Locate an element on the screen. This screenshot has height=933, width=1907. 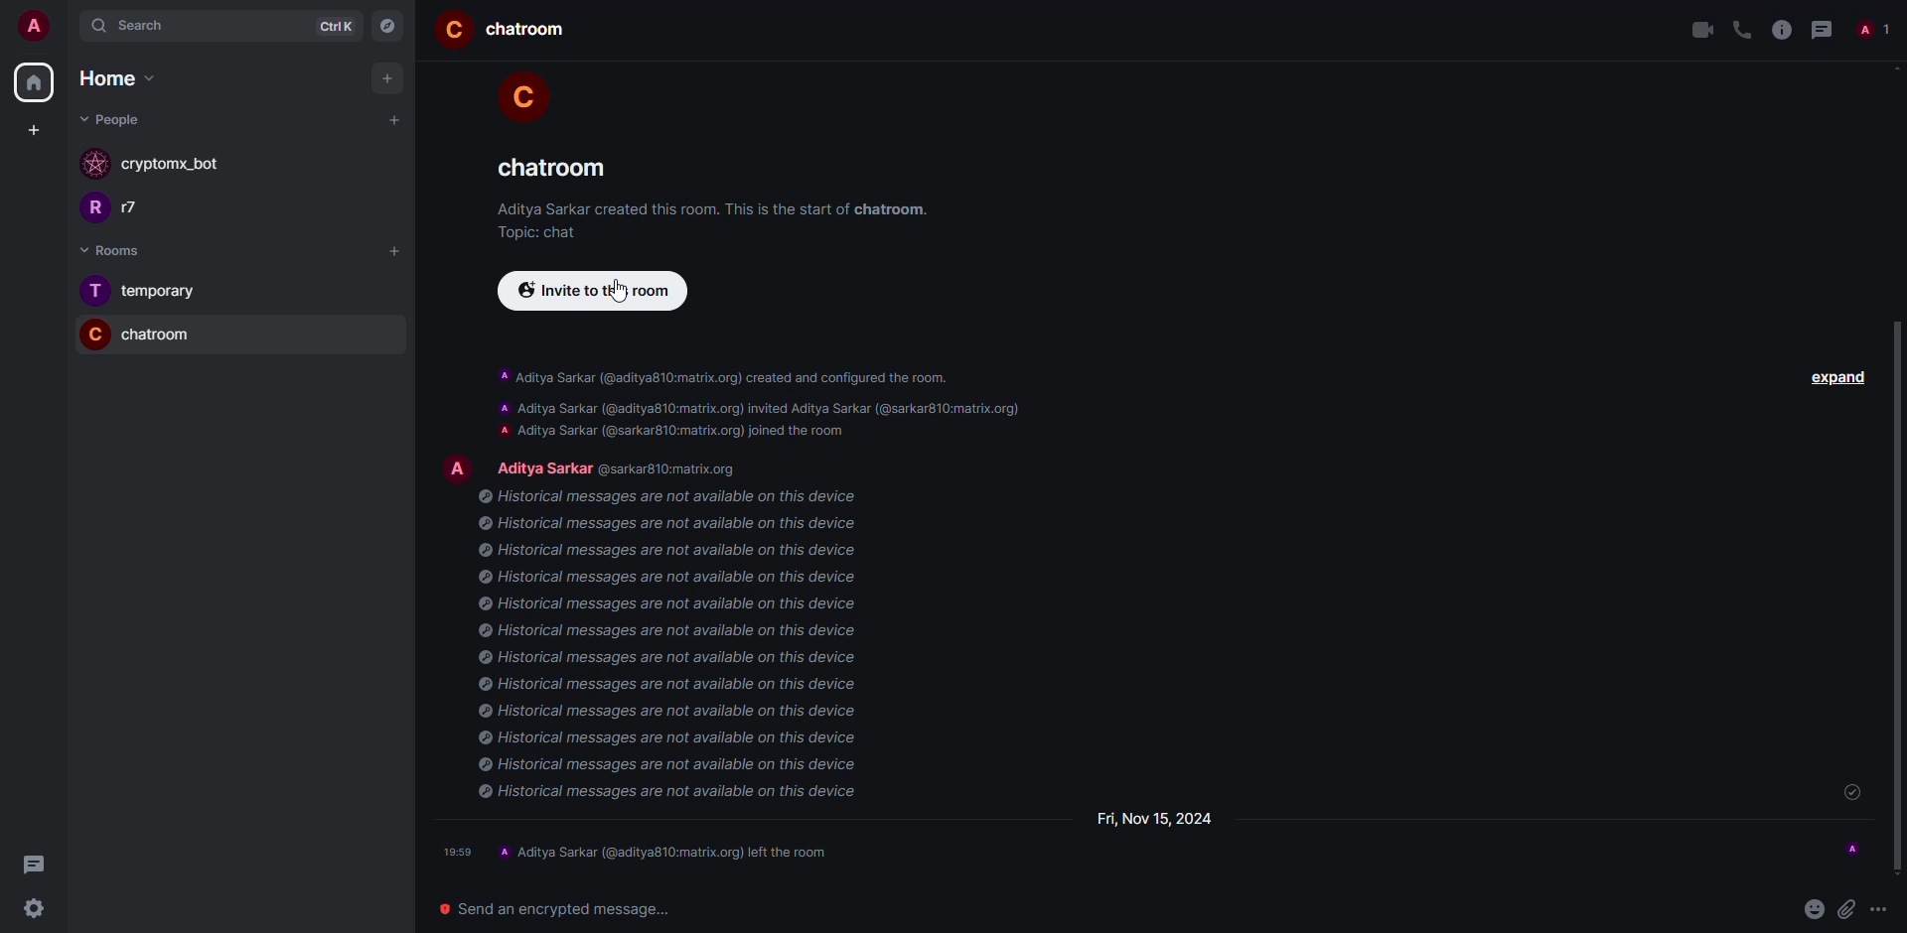
seen is located at coordinates (1852, 847).